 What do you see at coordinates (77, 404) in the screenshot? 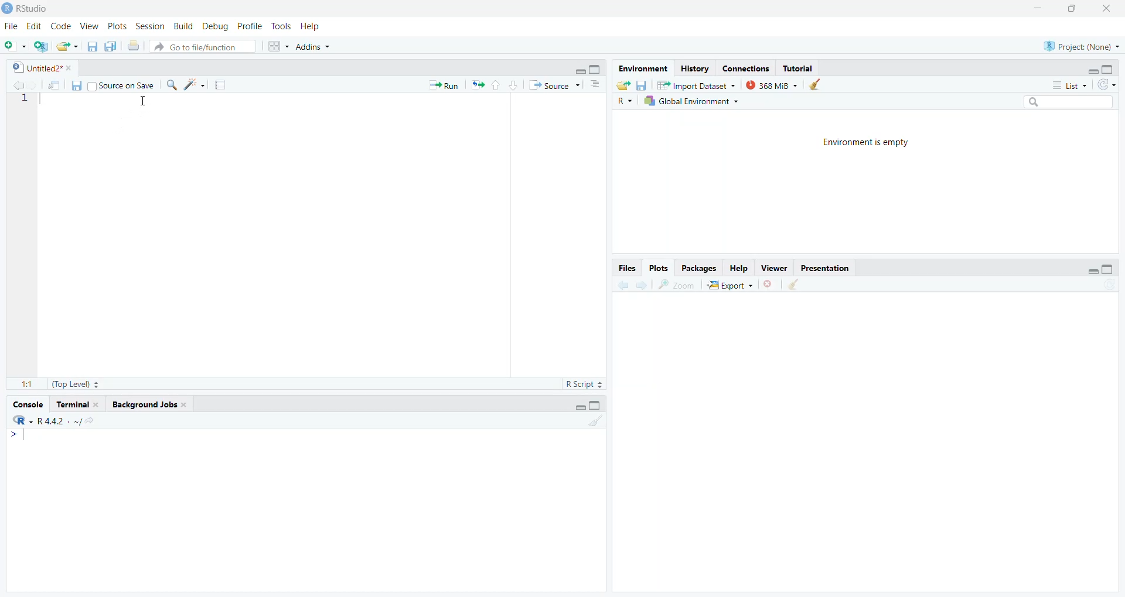
I see `Terminal` at bounding box center [77, 404].